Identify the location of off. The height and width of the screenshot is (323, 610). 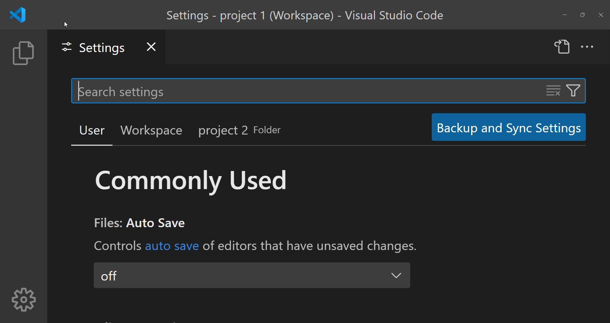
(234, 274).